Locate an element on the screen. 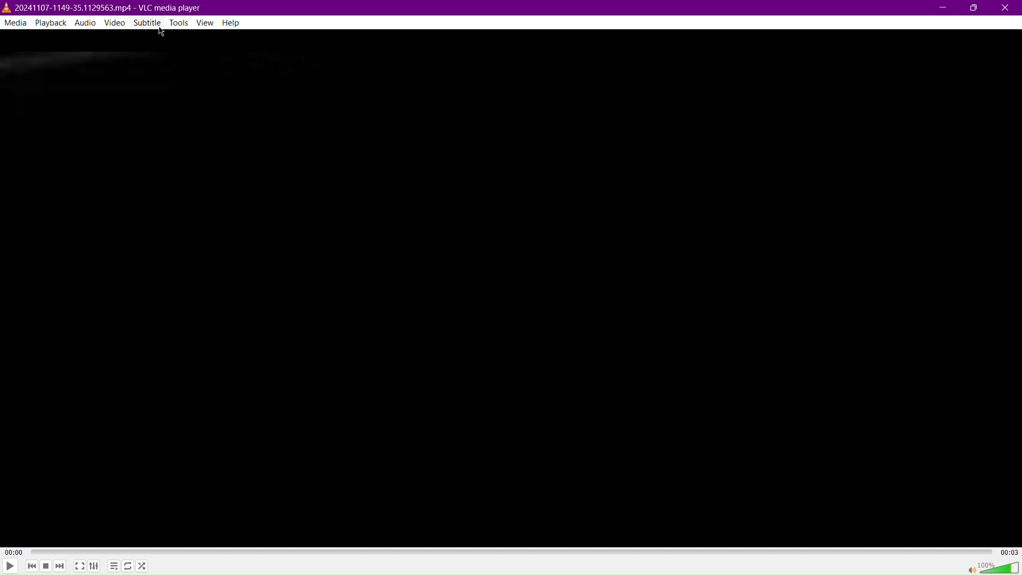 This screenshot has width=1022, height=575. Extended Settings is located at coordinates (95, 566).